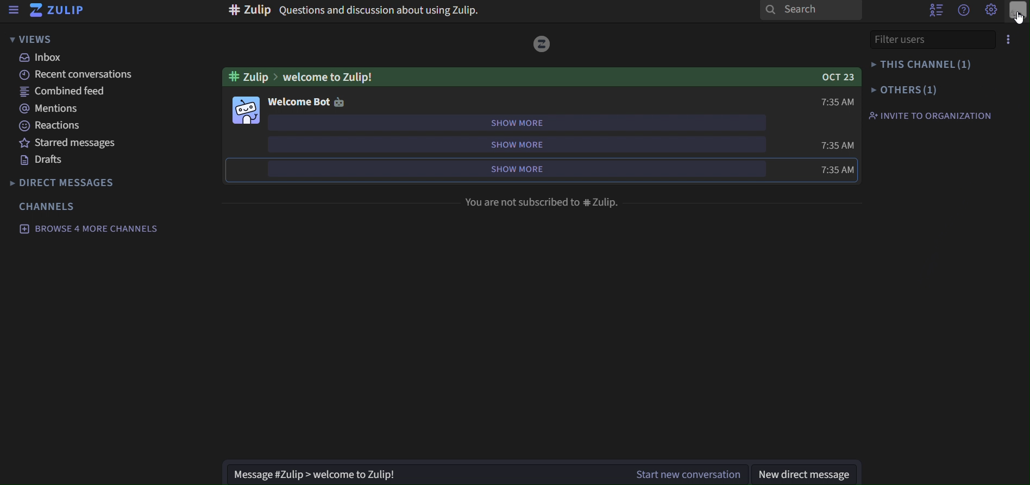  Describe the element at coordinates (83, 206) in the screenshot. I see `channels` at that location.